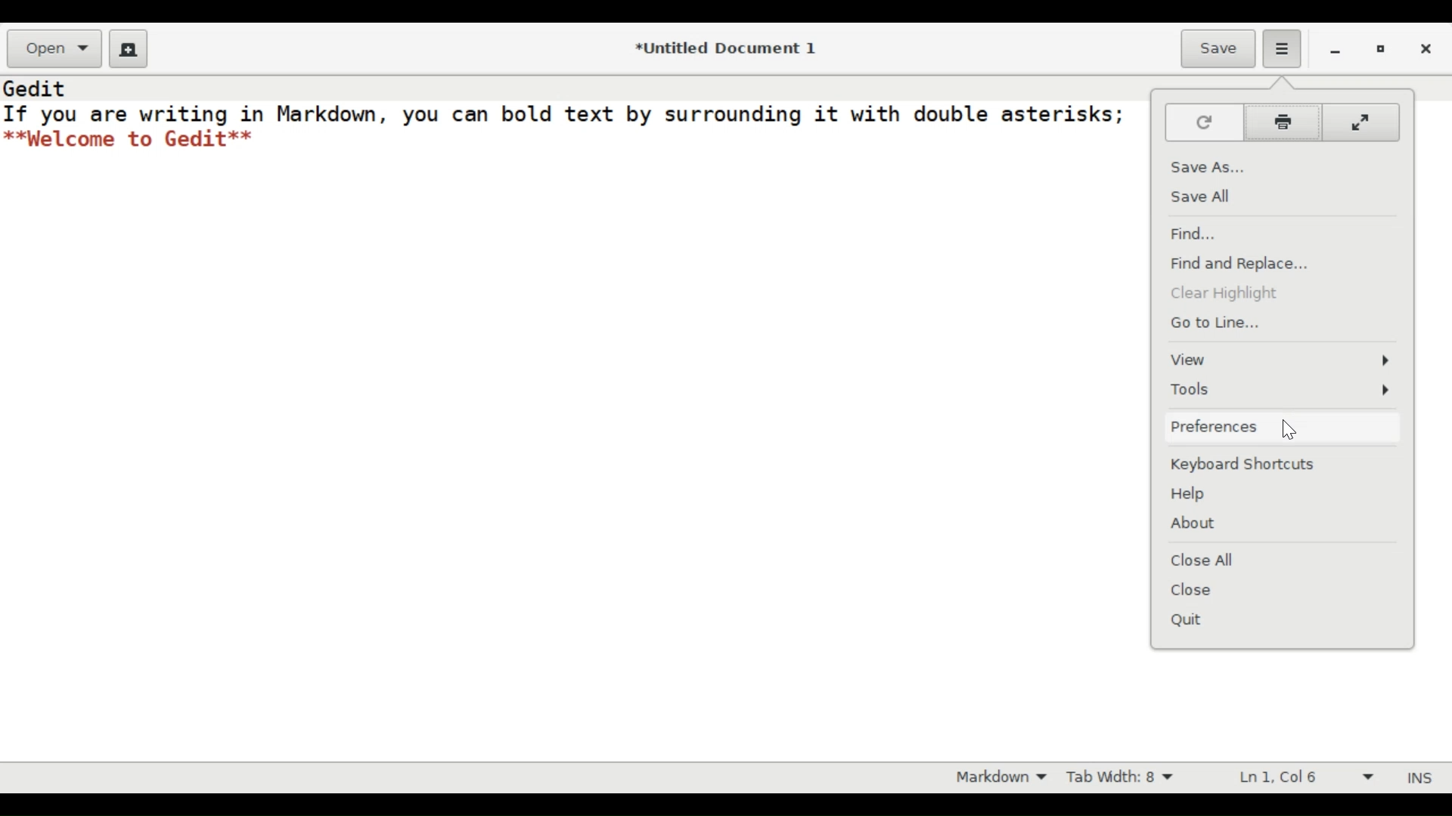 The image size is (1452, 816). I want to click on full screen, so click(1361, 122).